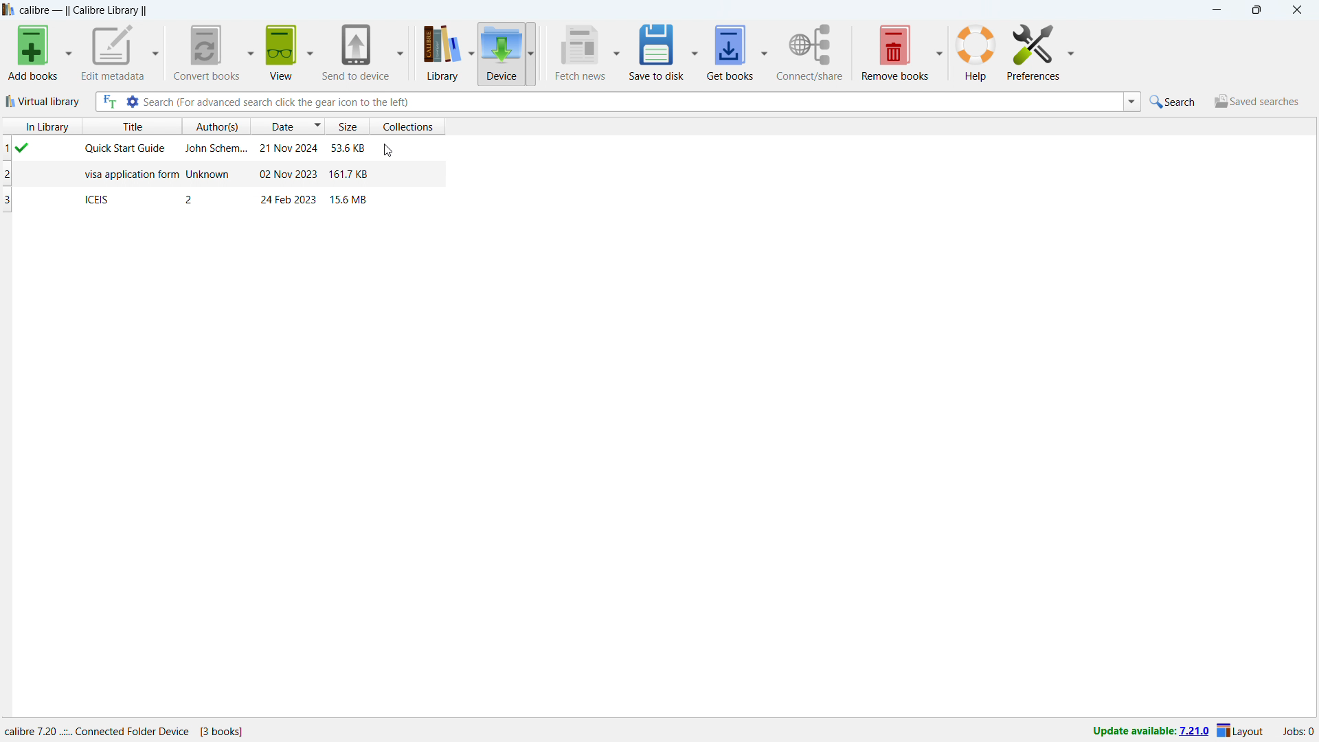  What do you see at coordinates (217, 126) in the screenshot?
I see `sort by authors` at bounding box center [217, 126].